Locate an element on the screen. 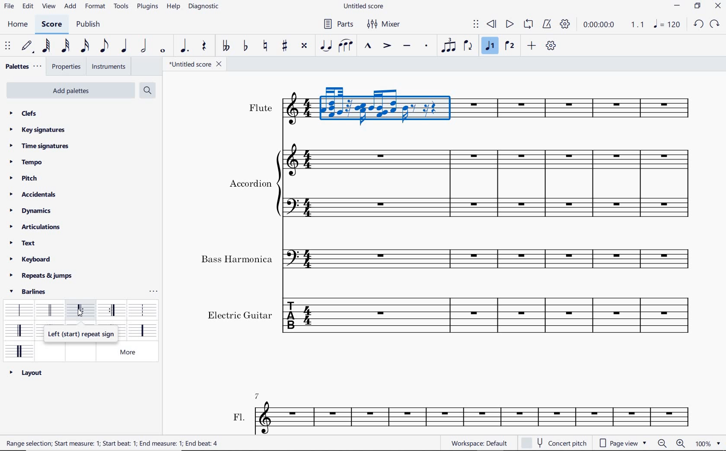  heavy barline is located at coordinates (142, 330).